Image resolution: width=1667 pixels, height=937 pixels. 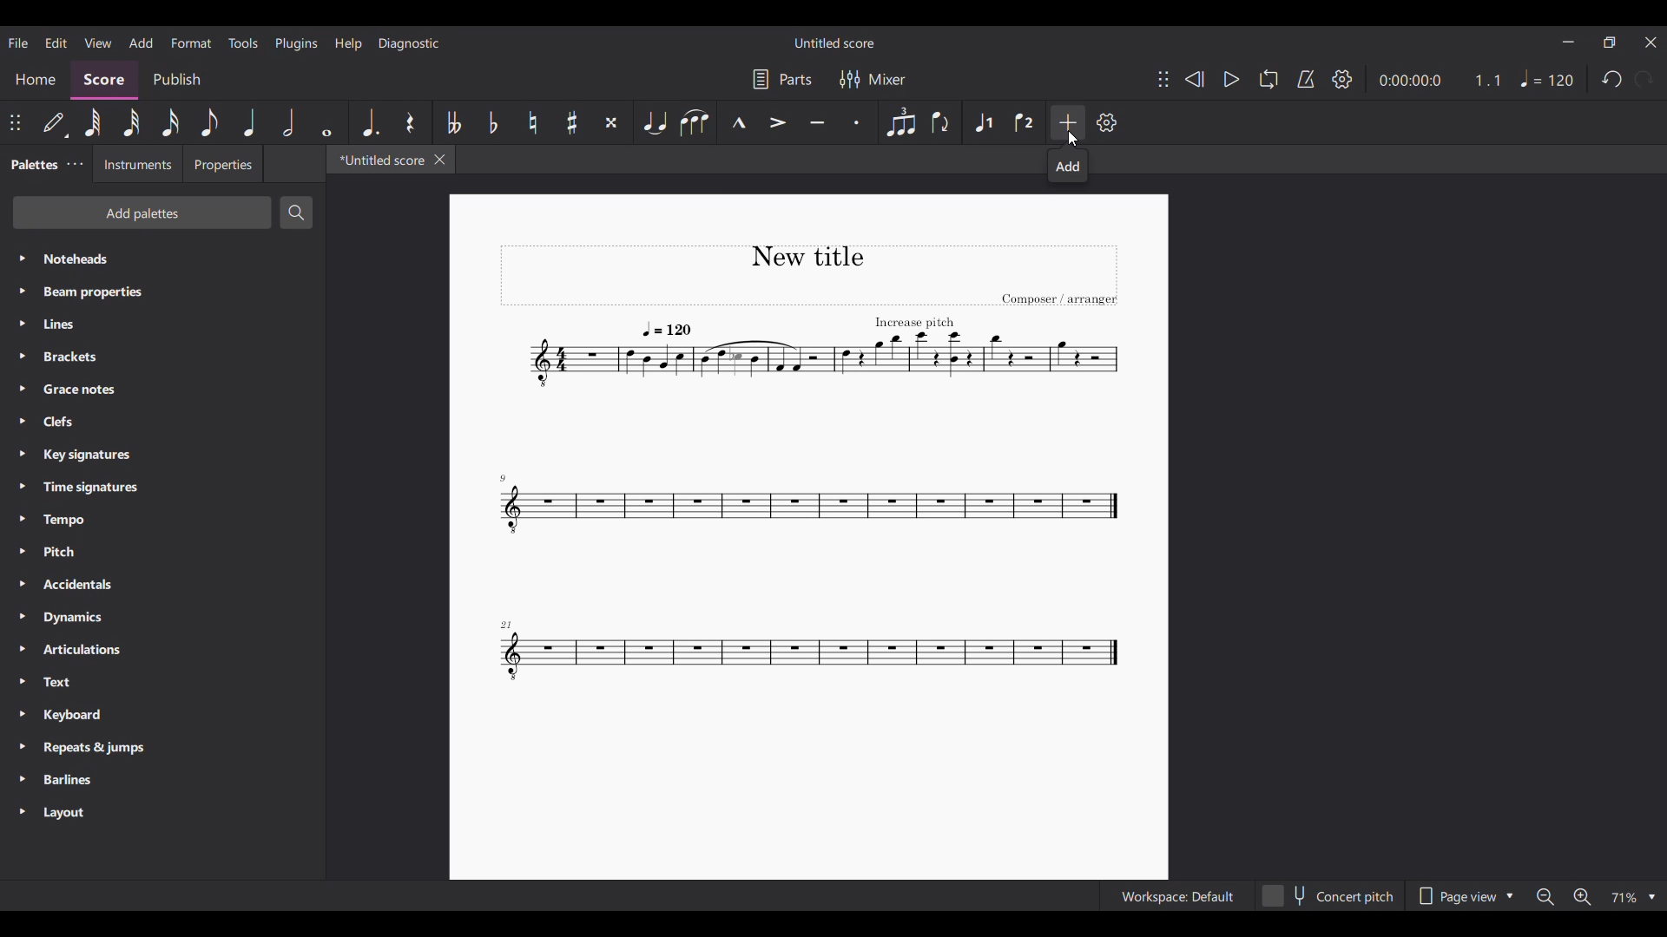 I want to click on Lines, so click(x=162, y=324).